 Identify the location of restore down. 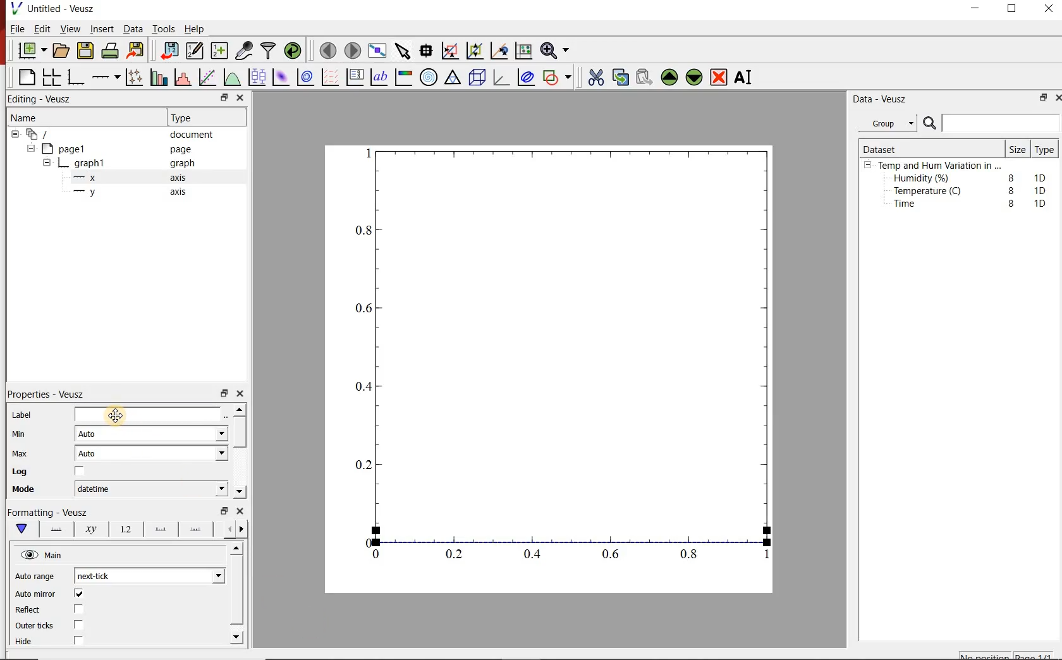
(222, 511).